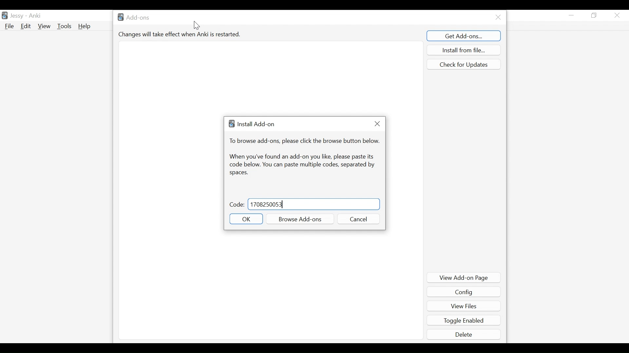 This screenshot has width=629, height=353. Describe the element at coordinates (300, 219) in the screenshot. I see `Browse Add-ons` at that location.